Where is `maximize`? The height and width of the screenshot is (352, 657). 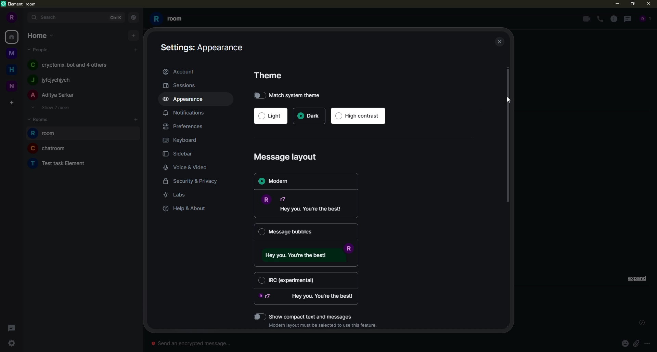
maximize is located at coordinates (633, 4).